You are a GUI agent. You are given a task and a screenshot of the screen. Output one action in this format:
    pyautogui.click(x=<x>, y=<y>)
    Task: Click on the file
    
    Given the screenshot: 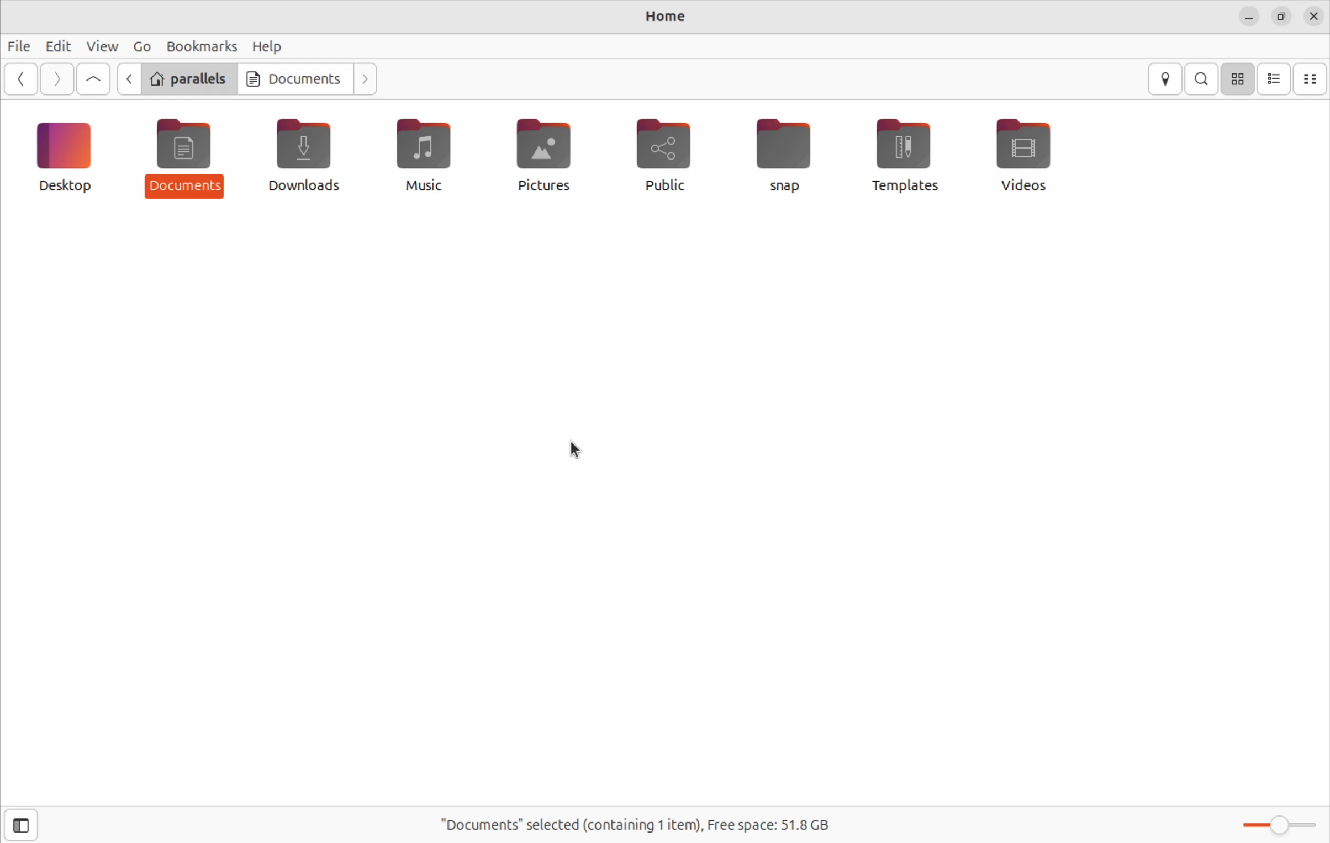 What is the action you would take?
    pyautogui.click(x=19, y=45)
    